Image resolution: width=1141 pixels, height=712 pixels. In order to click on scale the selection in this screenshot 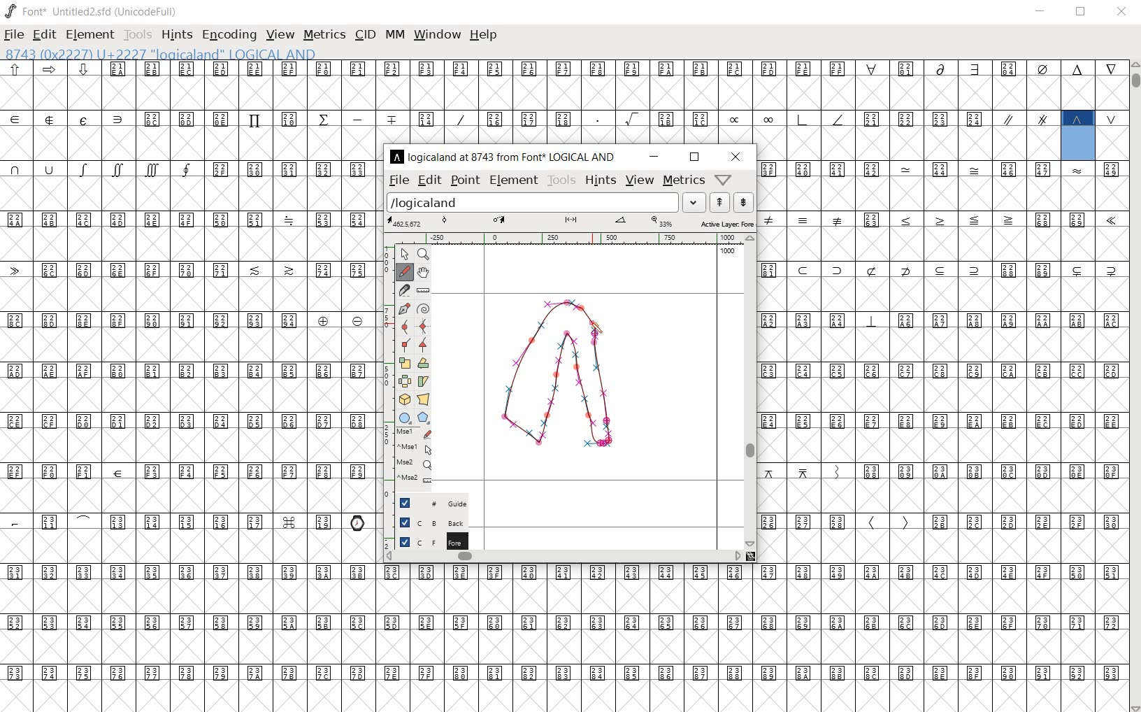, I will do `click(406, 364)`.